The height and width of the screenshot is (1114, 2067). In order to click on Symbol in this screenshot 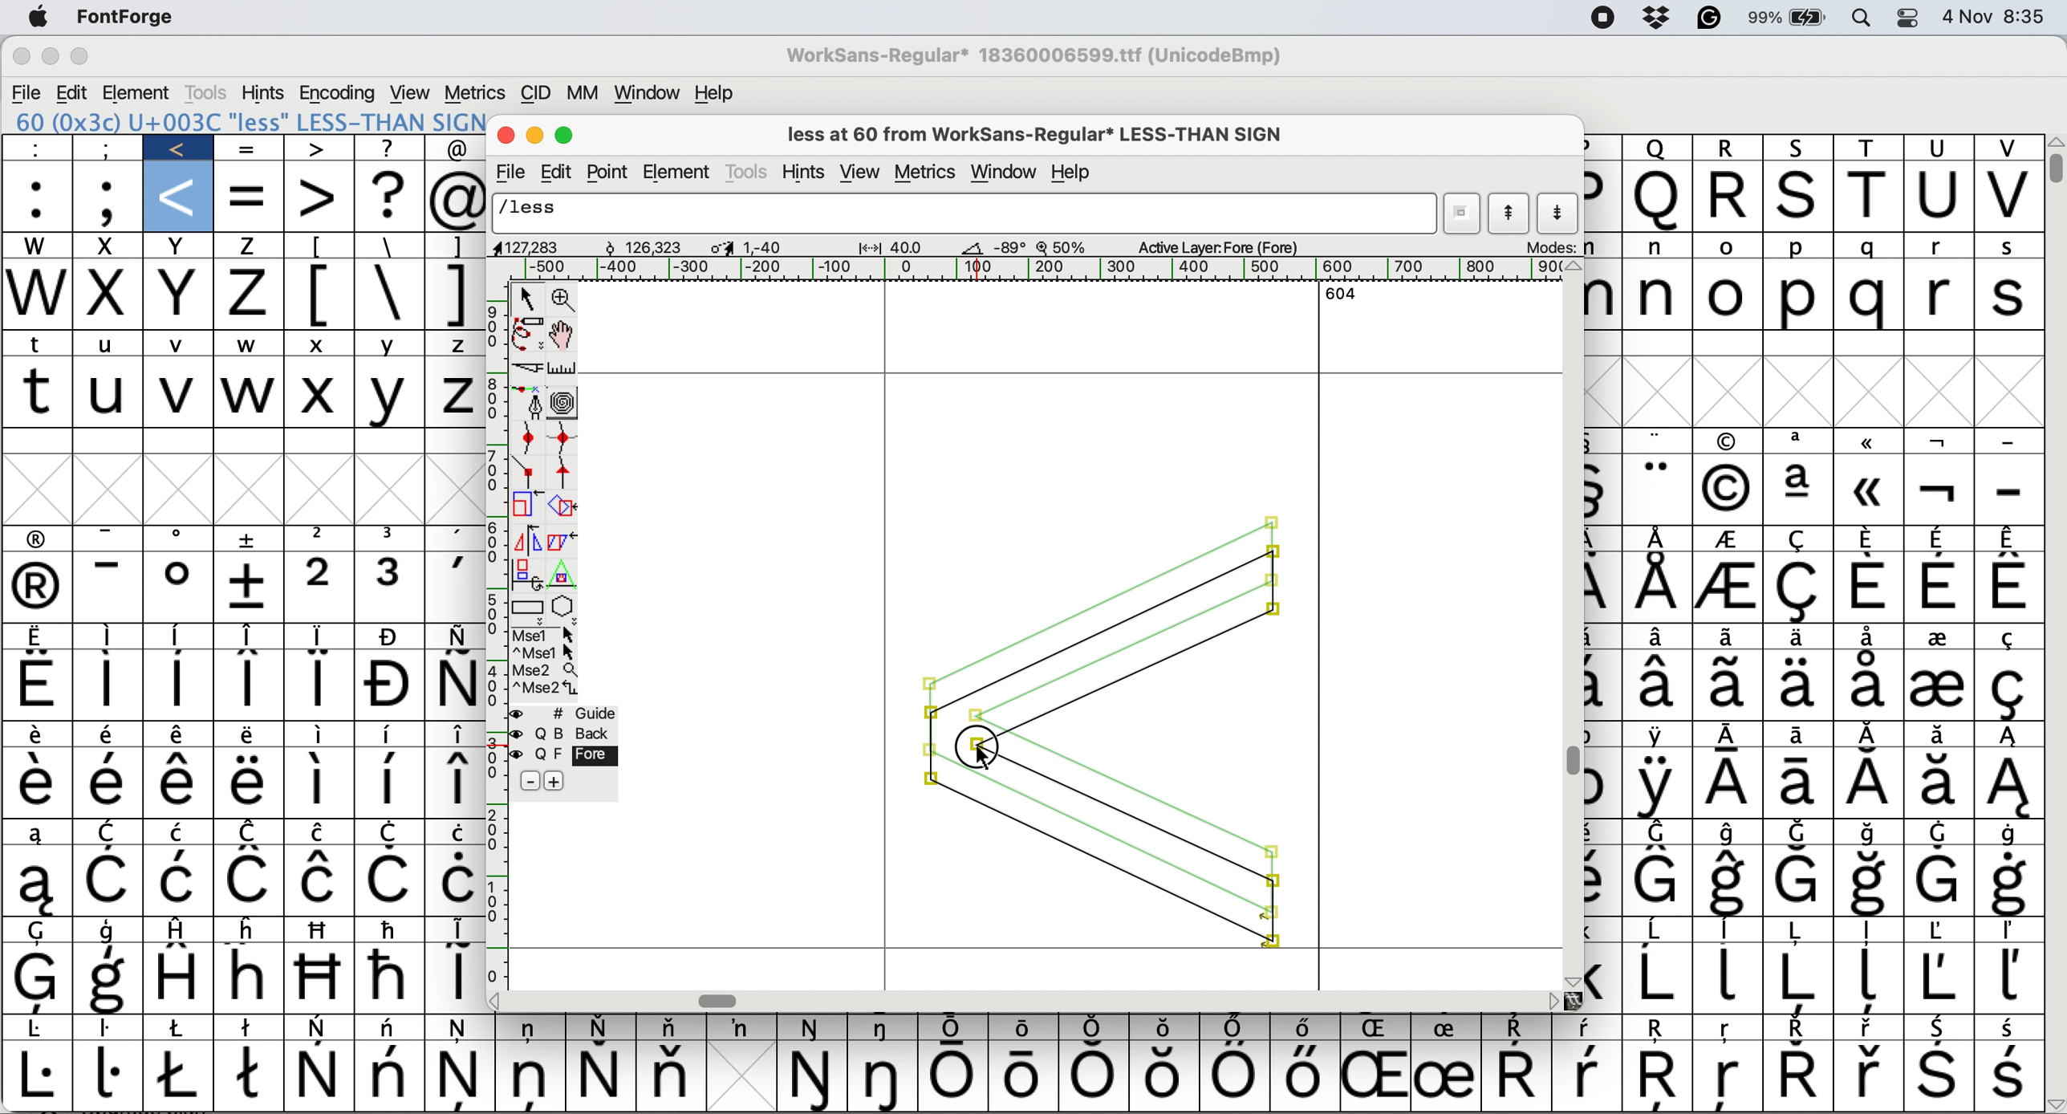, I will do `click(1601, 440)`.